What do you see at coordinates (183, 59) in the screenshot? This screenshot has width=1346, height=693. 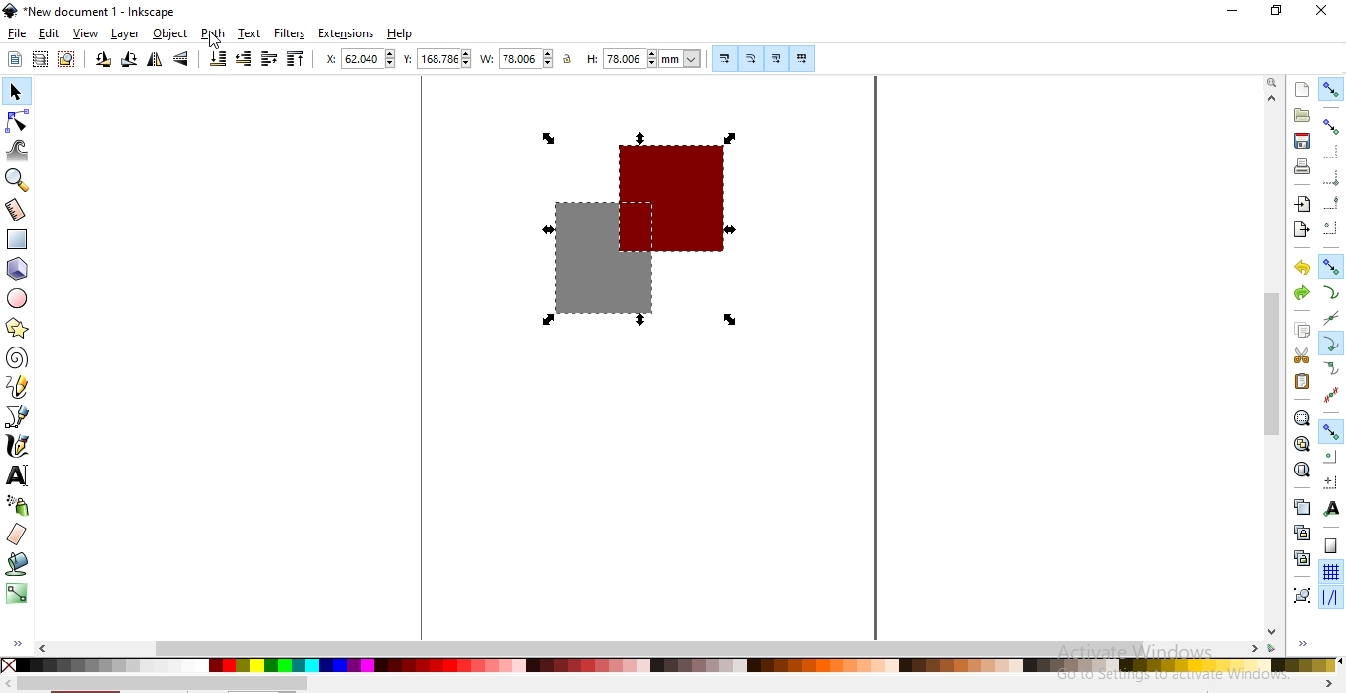 I see `flip vertical` at bounding box center [183, 59].